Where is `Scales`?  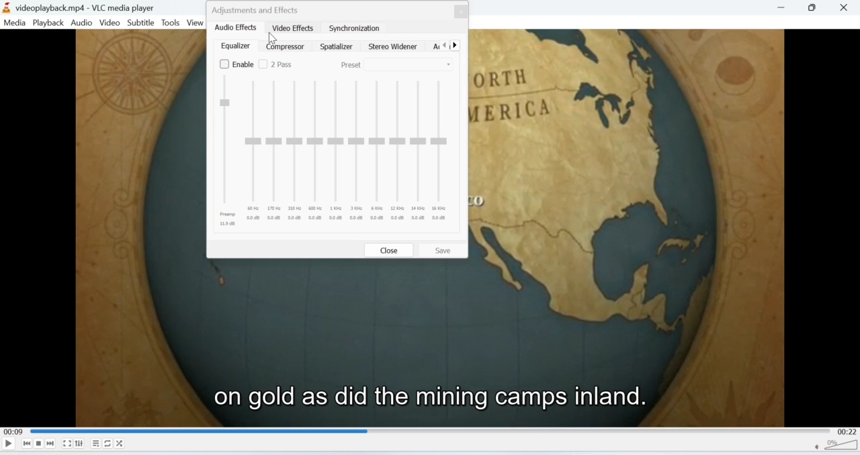
Scales is located at coordinates (337, 151).